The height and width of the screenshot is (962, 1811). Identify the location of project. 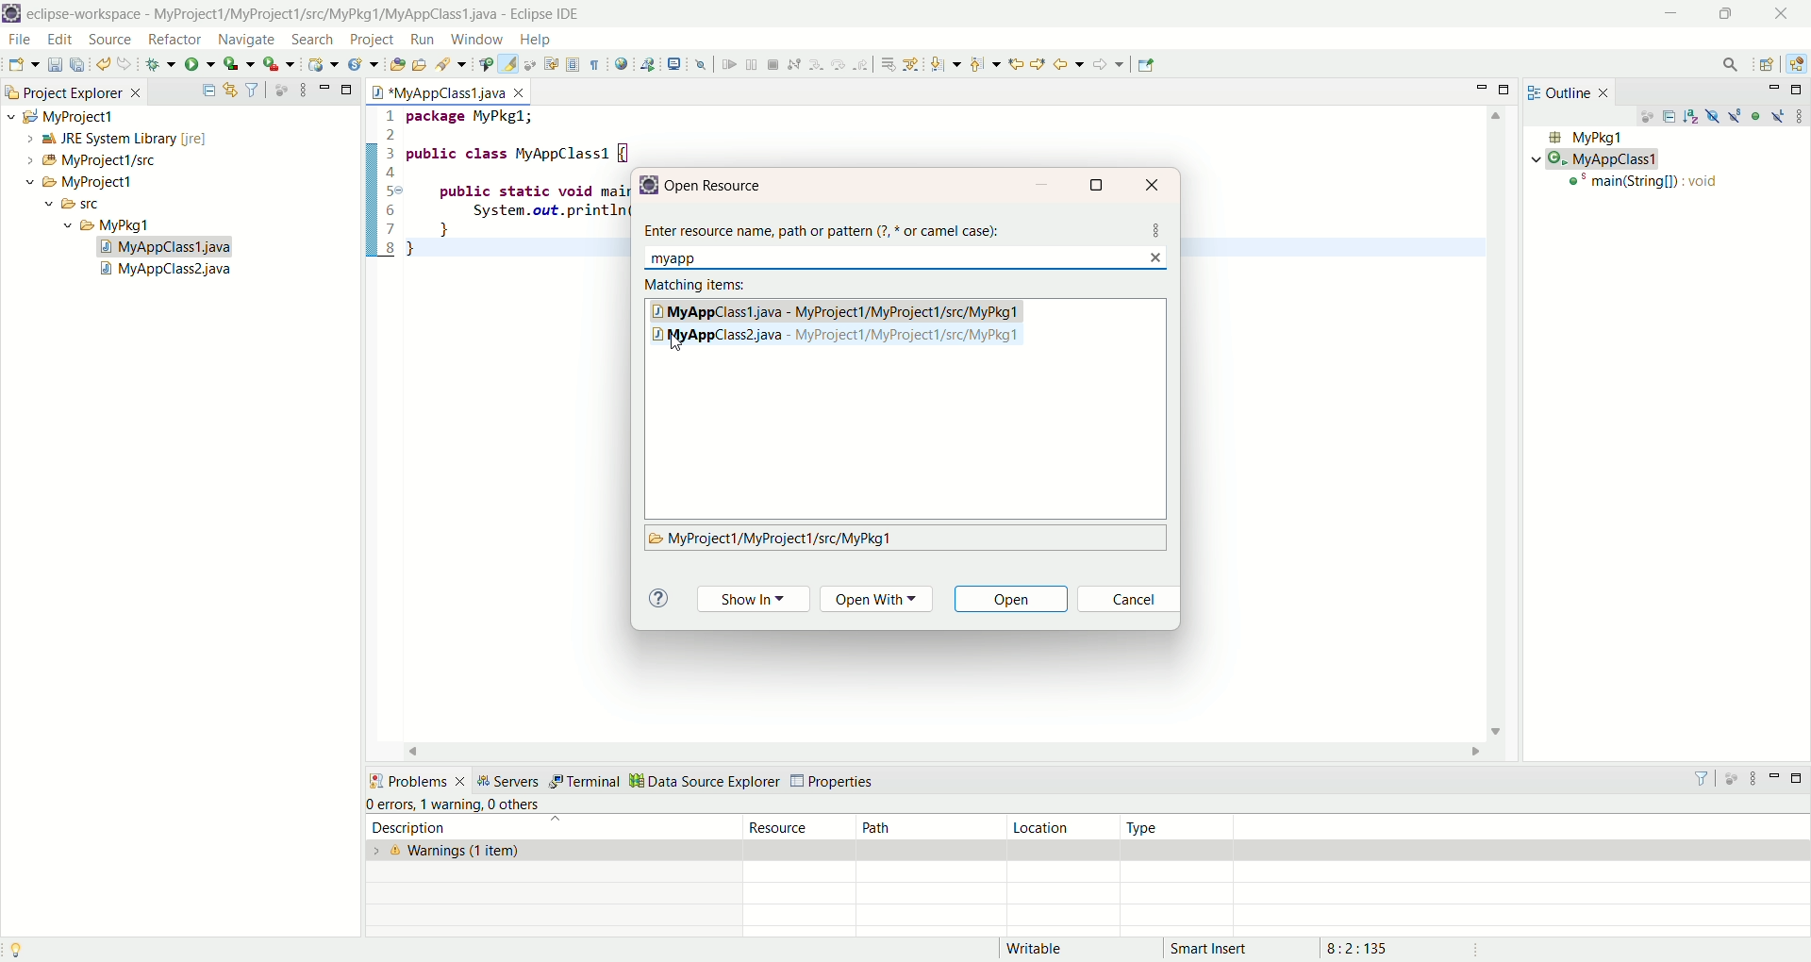
(368, 40).